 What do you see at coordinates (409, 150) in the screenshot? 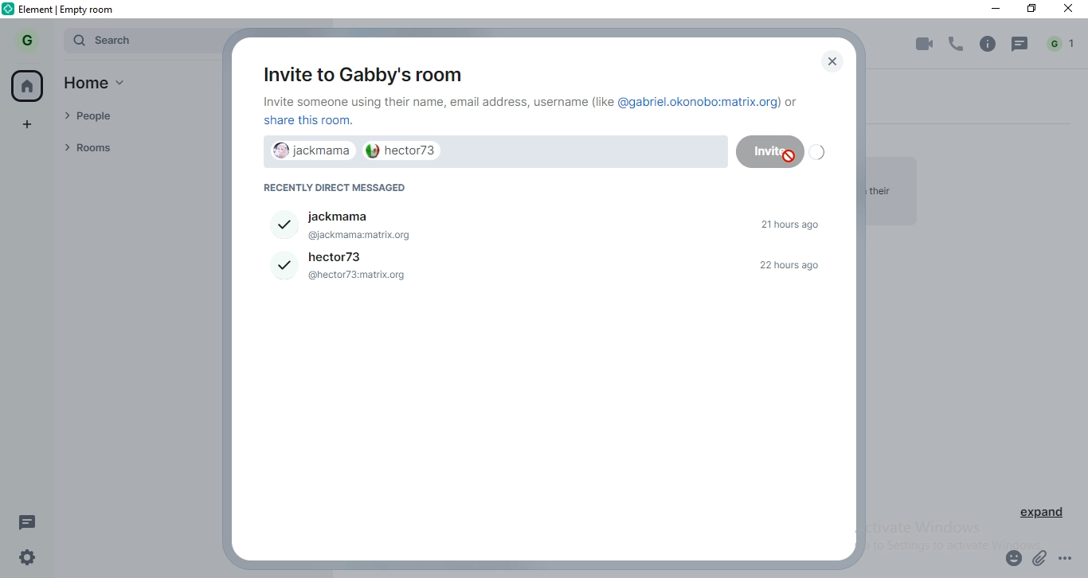
I see `hector73` at bounding box center [409, 150].